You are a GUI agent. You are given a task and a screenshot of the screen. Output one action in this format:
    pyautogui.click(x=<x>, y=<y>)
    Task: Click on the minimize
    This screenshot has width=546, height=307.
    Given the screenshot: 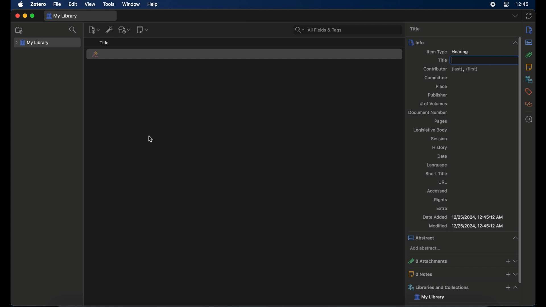 What is the action you would take?
    pyautogui.click(x=25, y=16)
    